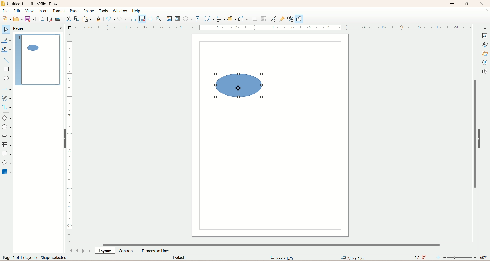 The image size is (490, 261). What do you see at coordinates (6, 98) in the screenshot?
I see `curve and polygon` at bounding box center [6, 98].